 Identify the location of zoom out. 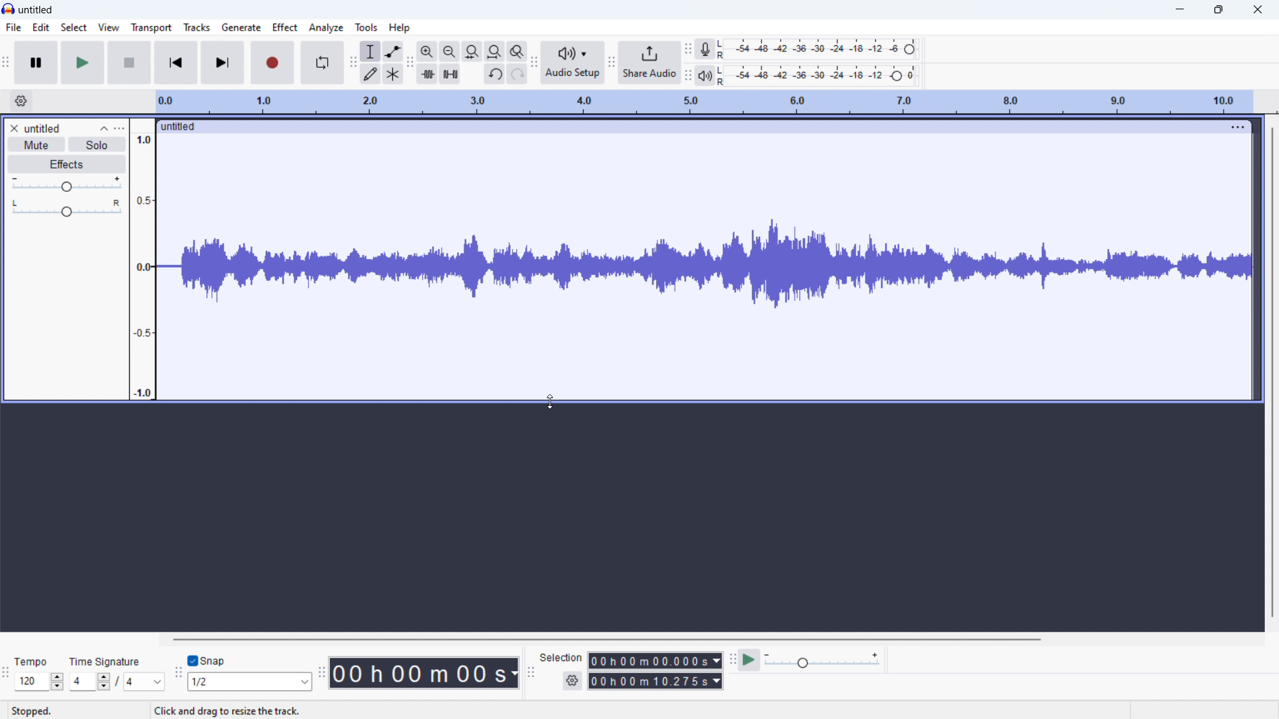
(450, 51).